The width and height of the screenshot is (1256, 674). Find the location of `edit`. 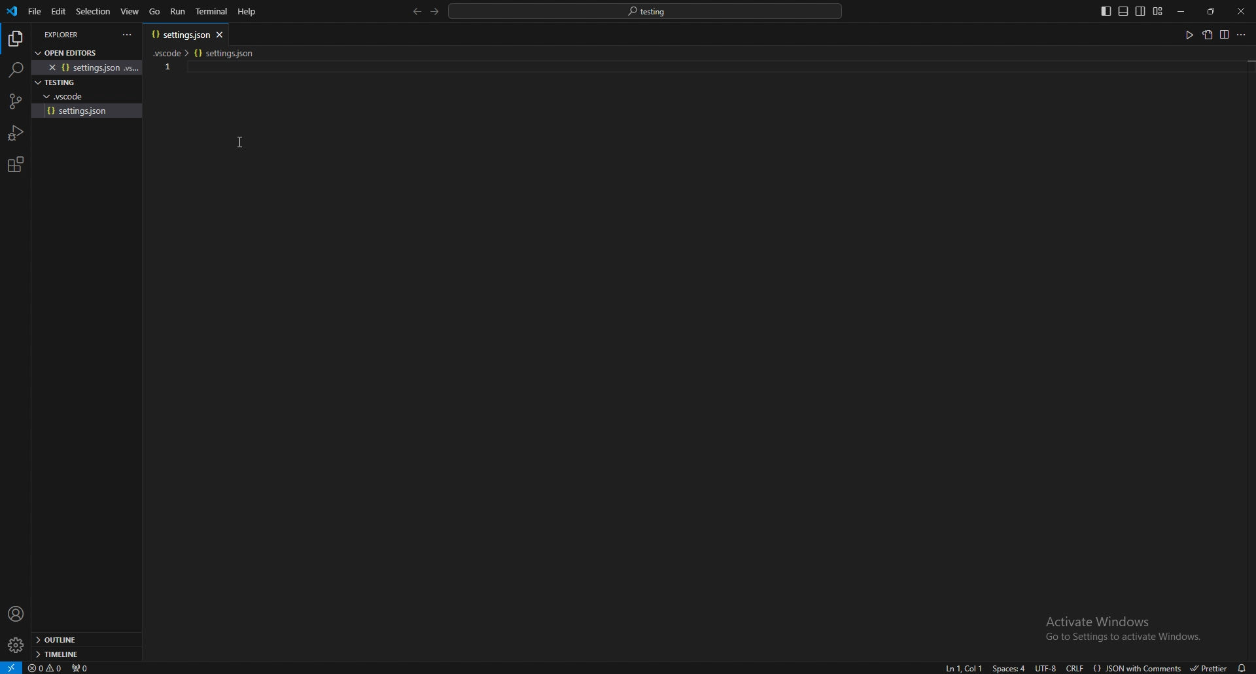

edit is located at coordinates (58, 12).